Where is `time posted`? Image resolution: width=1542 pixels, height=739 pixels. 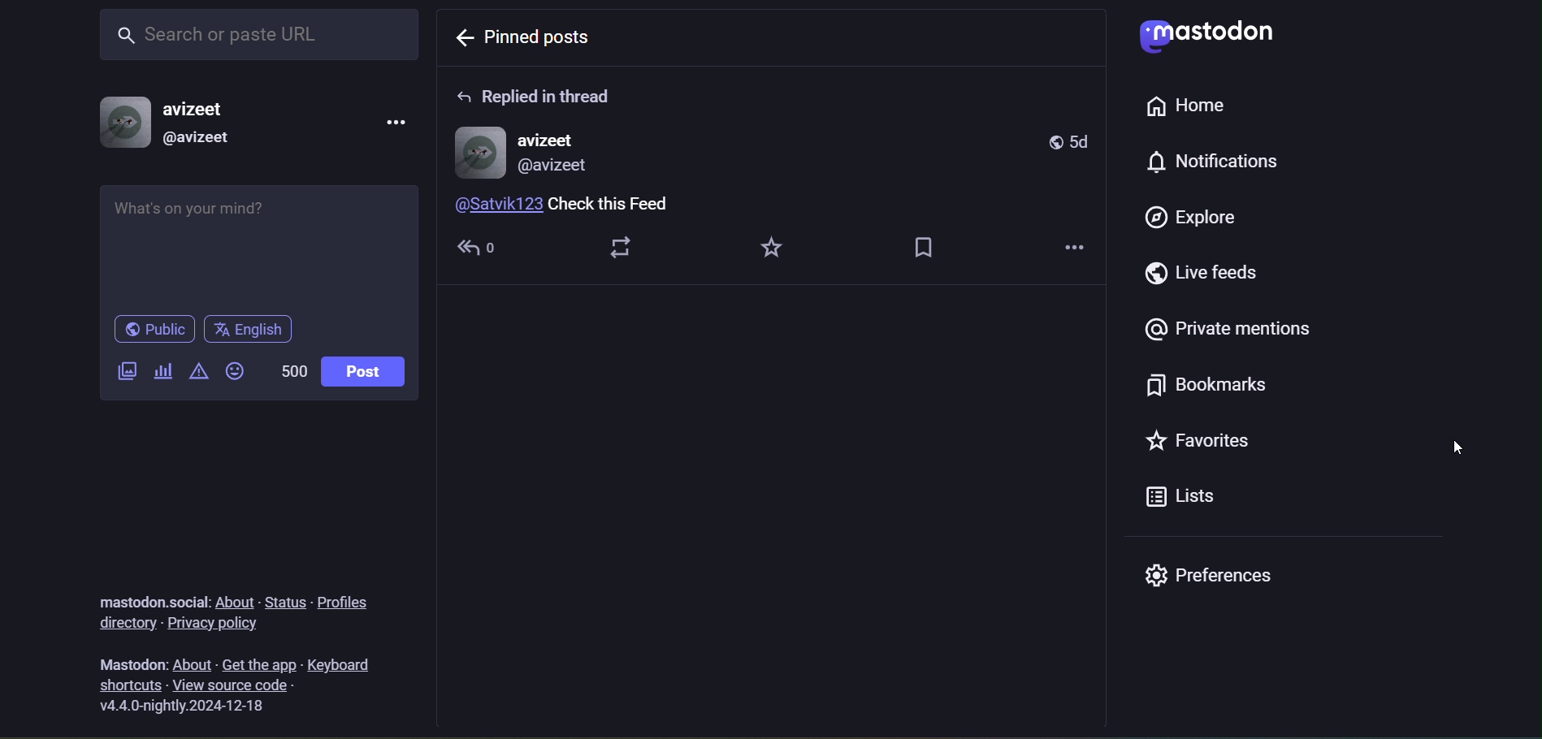
time posted is located at coordinates (1085, 141).